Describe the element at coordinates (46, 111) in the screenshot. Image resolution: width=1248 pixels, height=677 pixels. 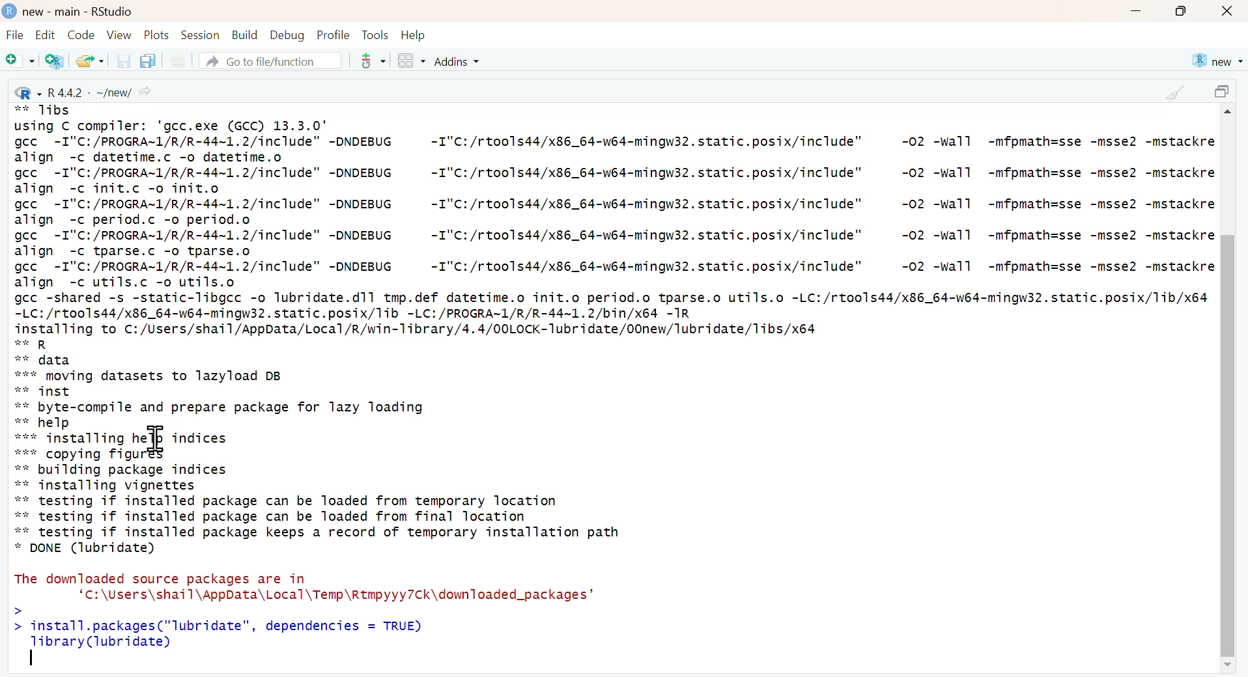
I see `** libs` at that location.